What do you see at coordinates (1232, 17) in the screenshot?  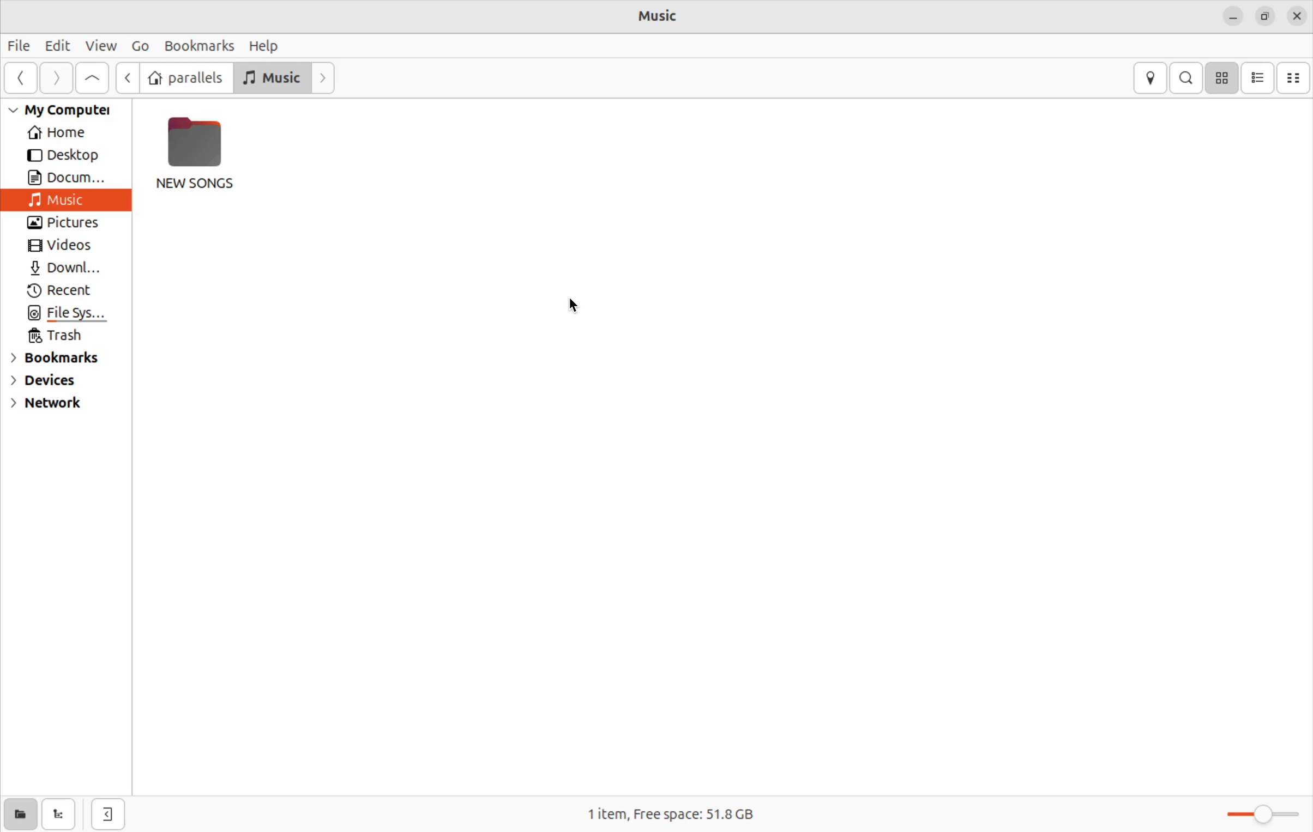 I see `minimize` at bounding box center [1232, 17].